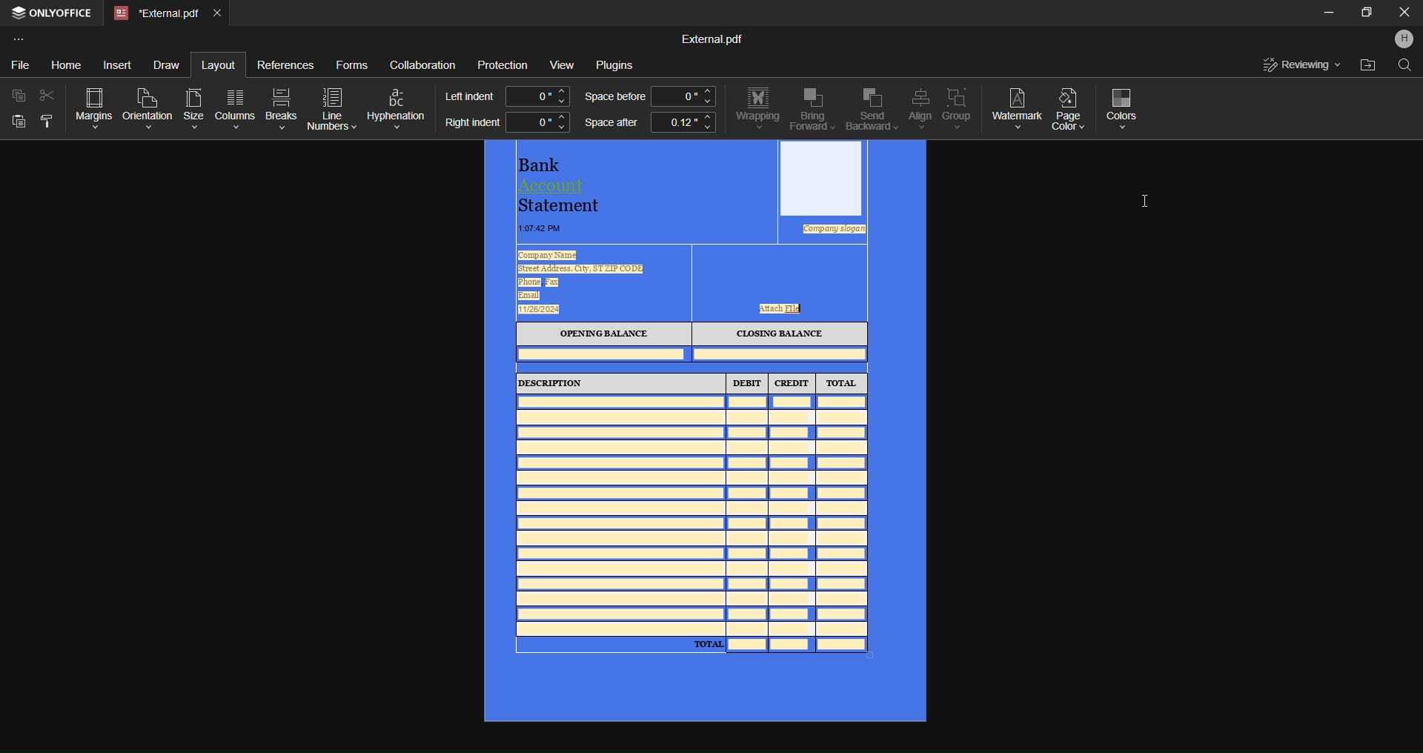  What do you see at coordinates (537, 122) in the screenshot?
I see `Adjust Right Indent` at bounding box center [537, 122].